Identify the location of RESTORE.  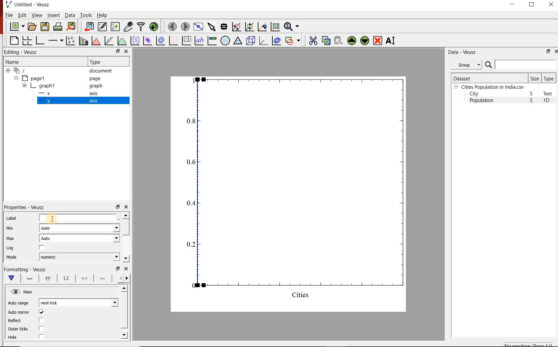
(532, 5).